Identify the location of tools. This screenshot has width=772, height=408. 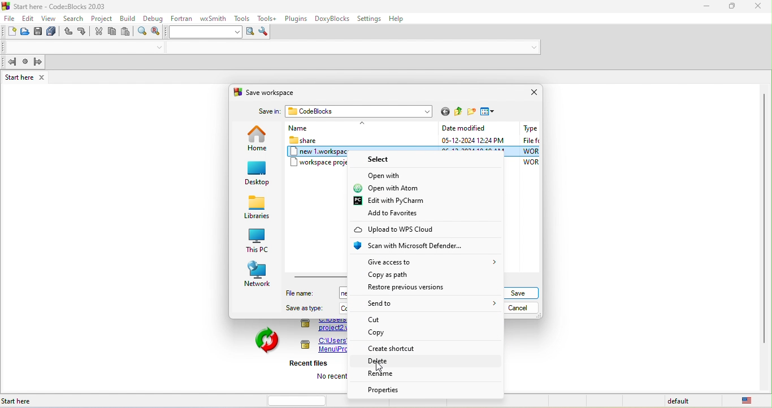
(243, 18).